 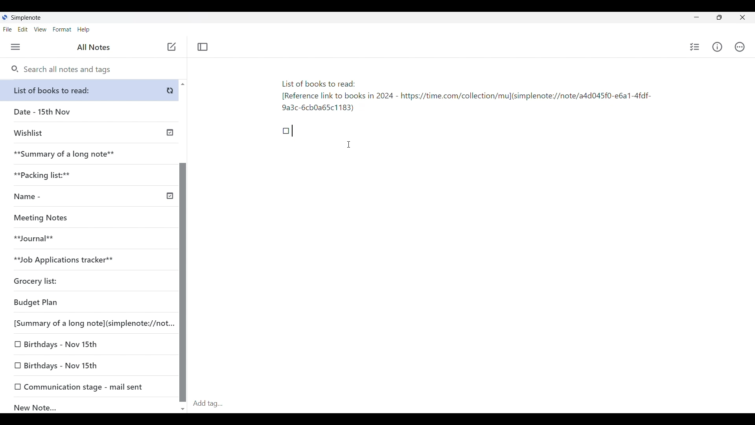 I want to click on Simplenote, so click(x=25, y=18).